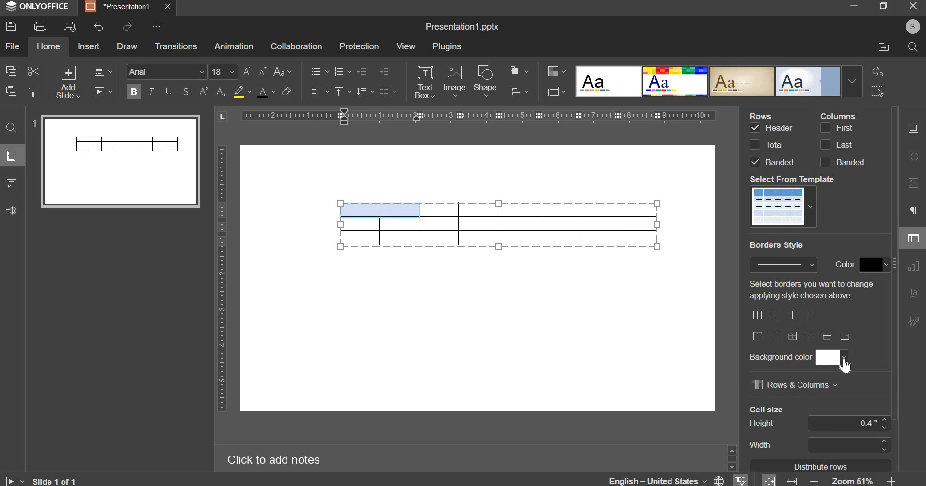  I want to click on clear style, so click(286, 91).